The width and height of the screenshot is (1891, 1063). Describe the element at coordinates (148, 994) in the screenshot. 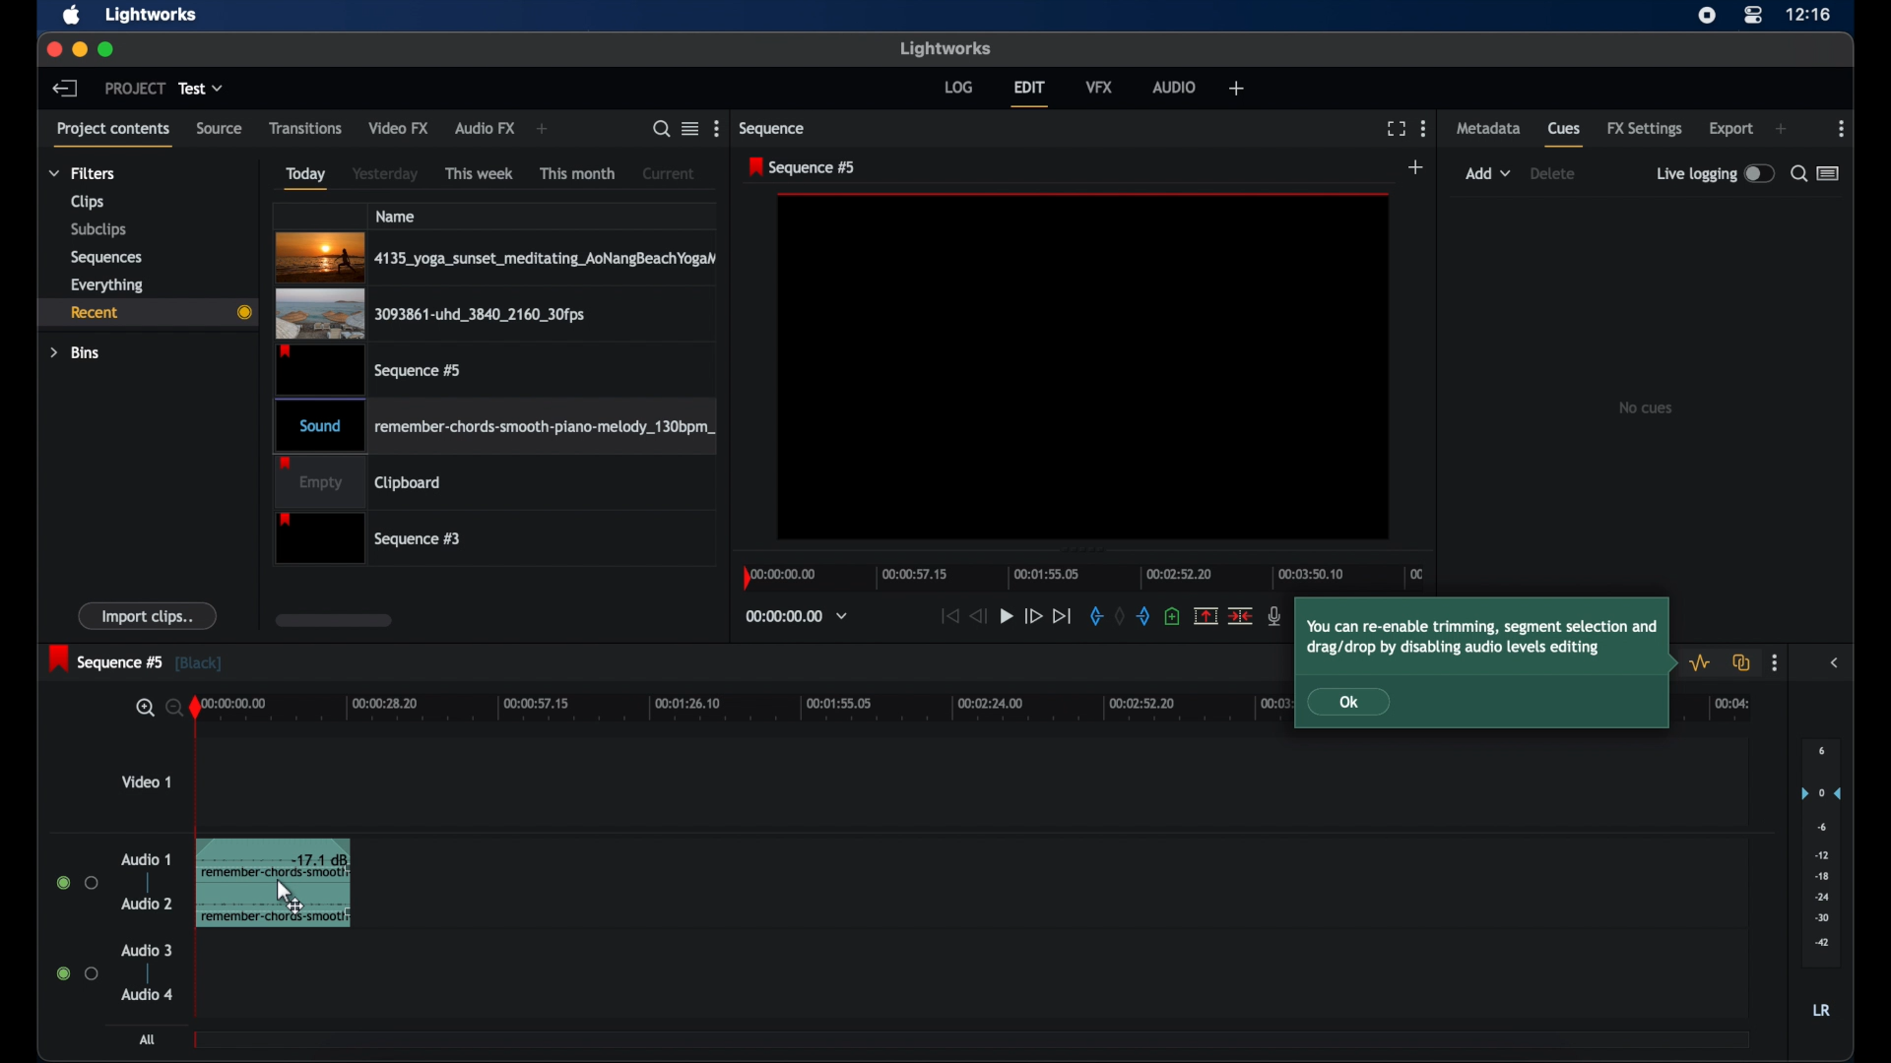

I see `audio 4` at that location.